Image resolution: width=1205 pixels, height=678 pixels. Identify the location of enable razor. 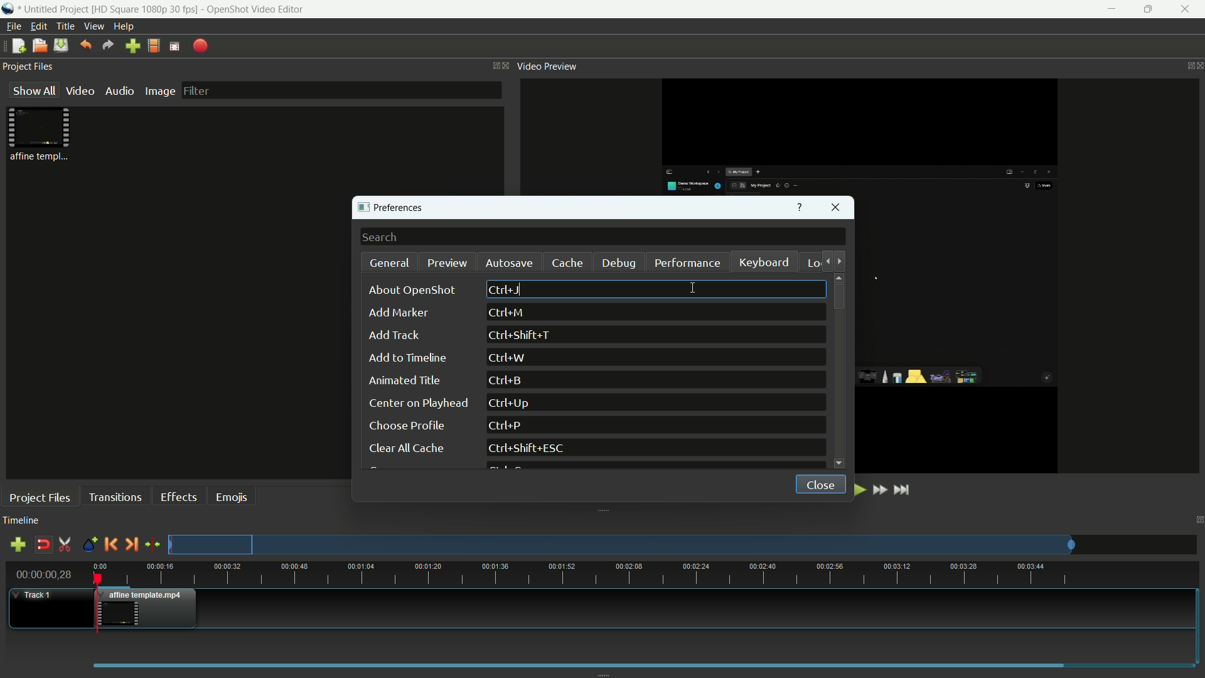
(65, 545).